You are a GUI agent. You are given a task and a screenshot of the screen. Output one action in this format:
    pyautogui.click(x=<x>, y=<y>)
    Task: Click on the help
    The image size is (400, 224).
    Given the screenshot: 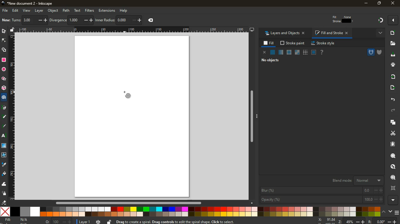 What is the action you would take?
    pyautogui.click(x=322, y=52)
    